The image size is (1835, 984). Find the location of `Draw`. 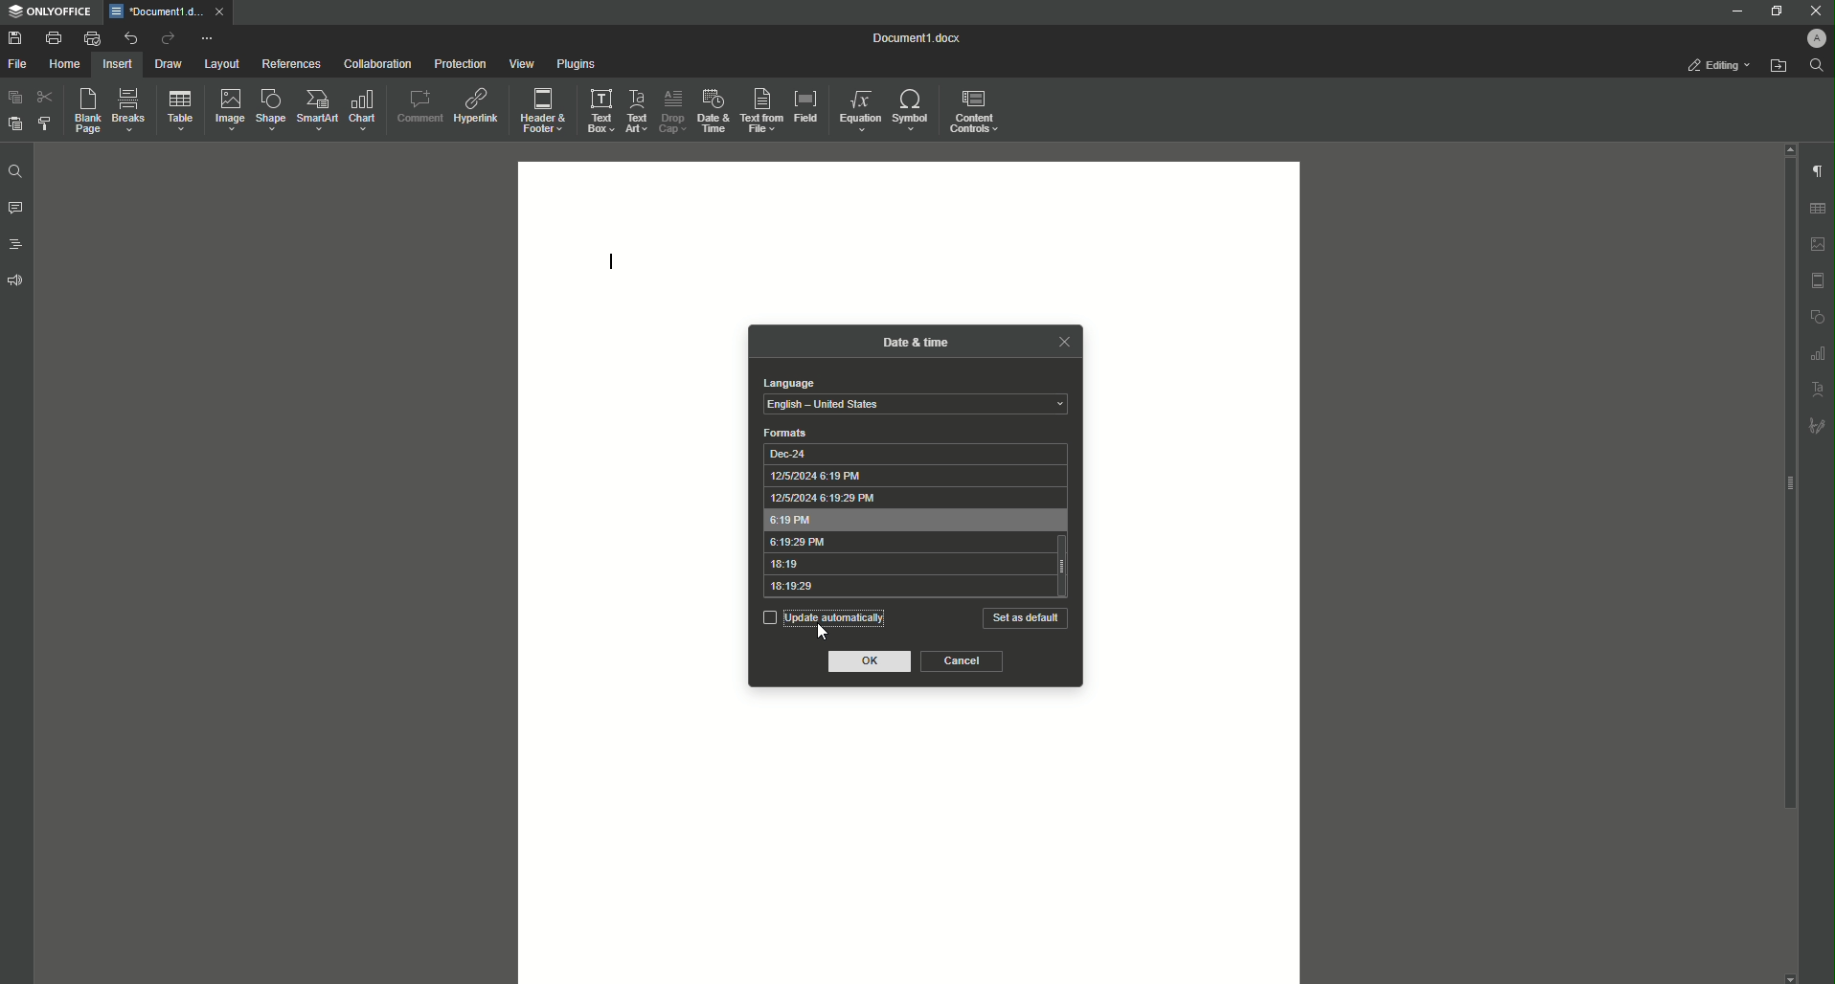

Draw is located at coordinates (169, 63).